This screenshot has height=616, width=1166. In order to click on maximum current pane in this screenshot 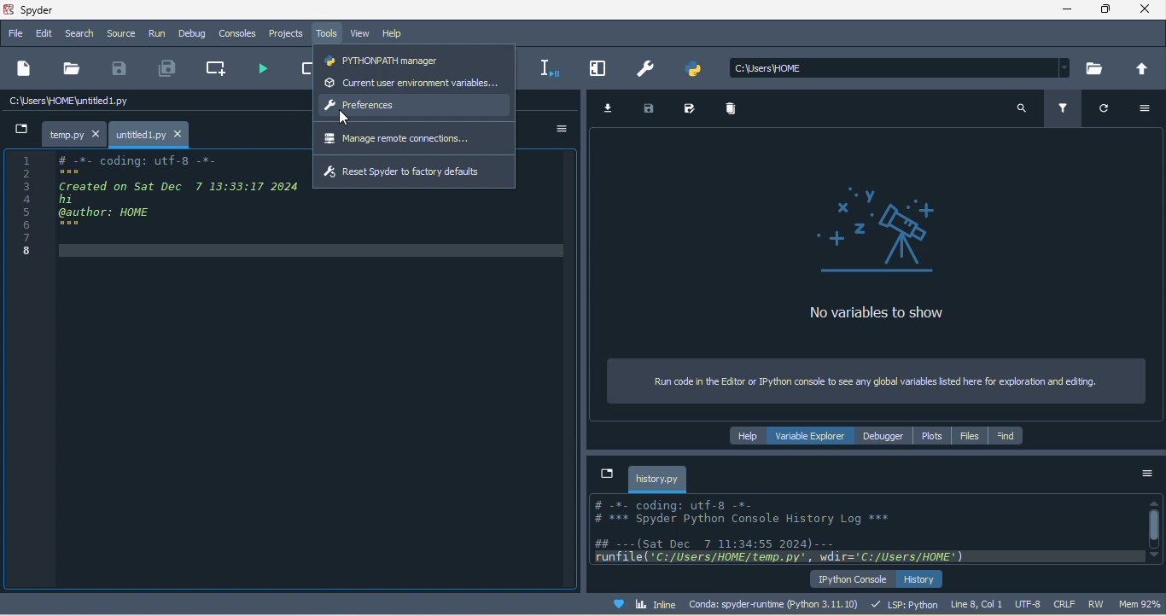, I will do `click(601, 68)`.